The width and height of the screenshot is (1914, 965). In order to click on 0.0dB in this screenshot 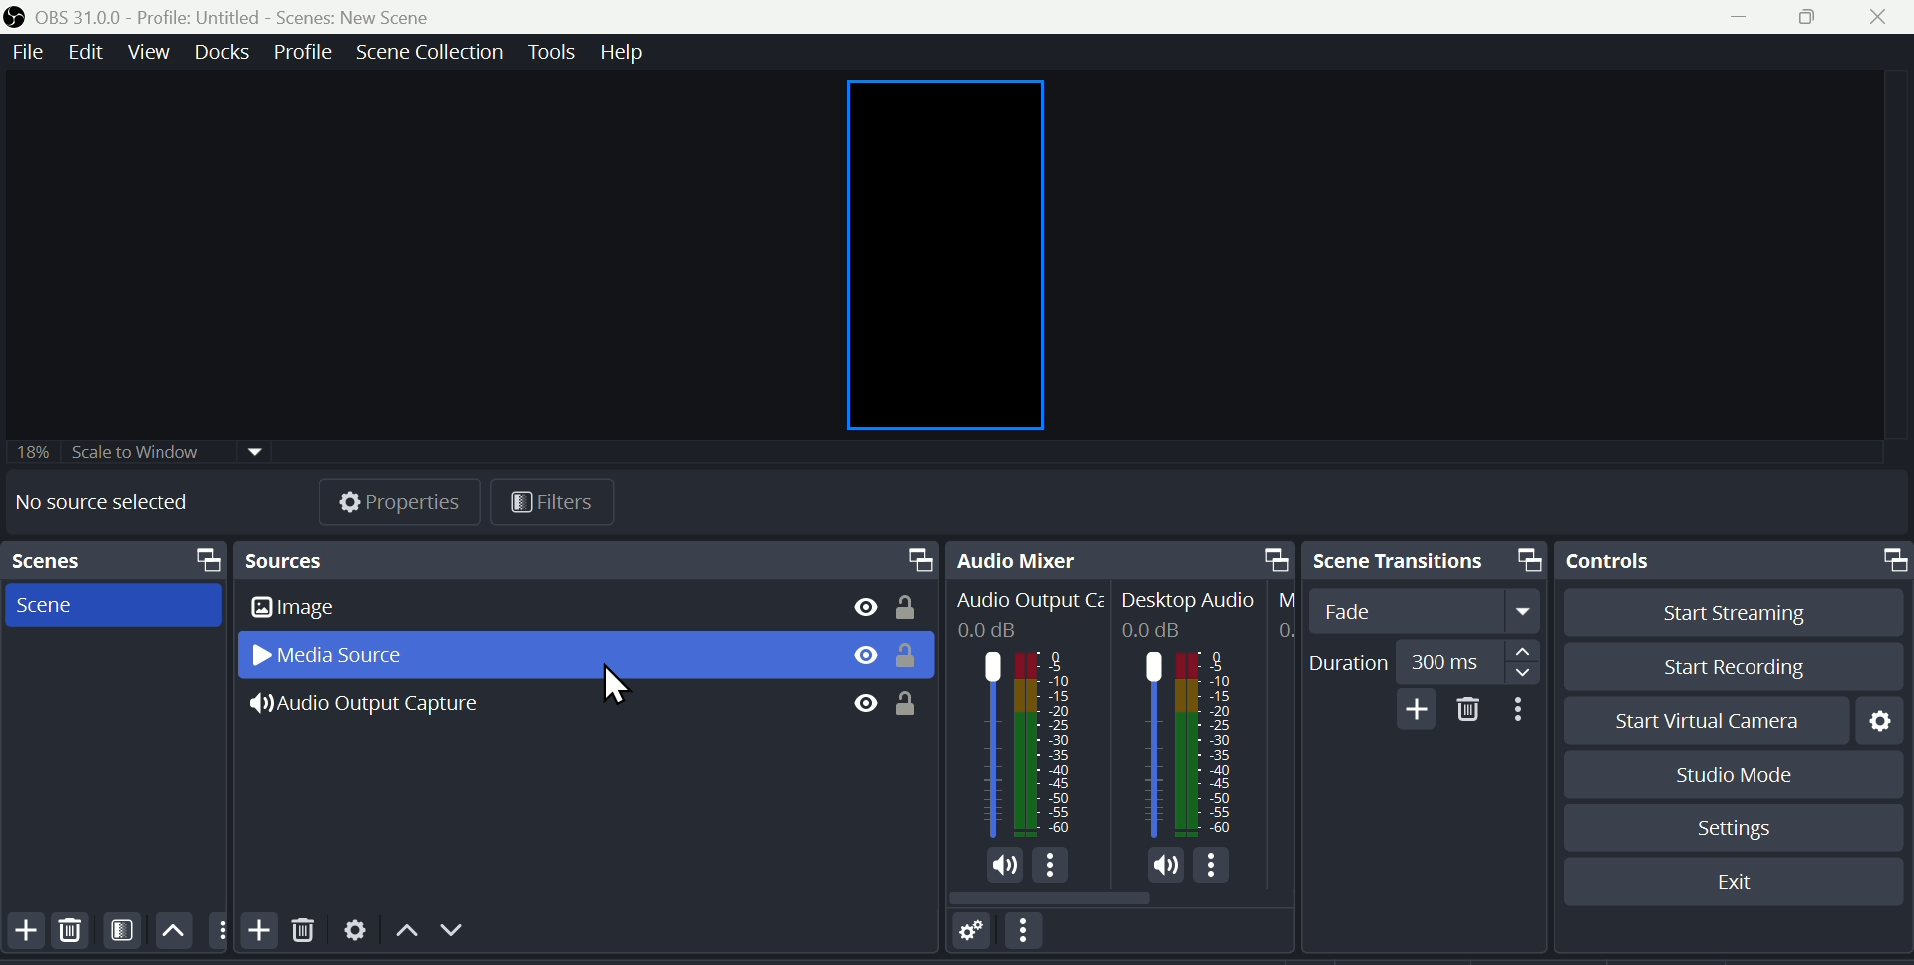, I will do `click(992, 631)`.